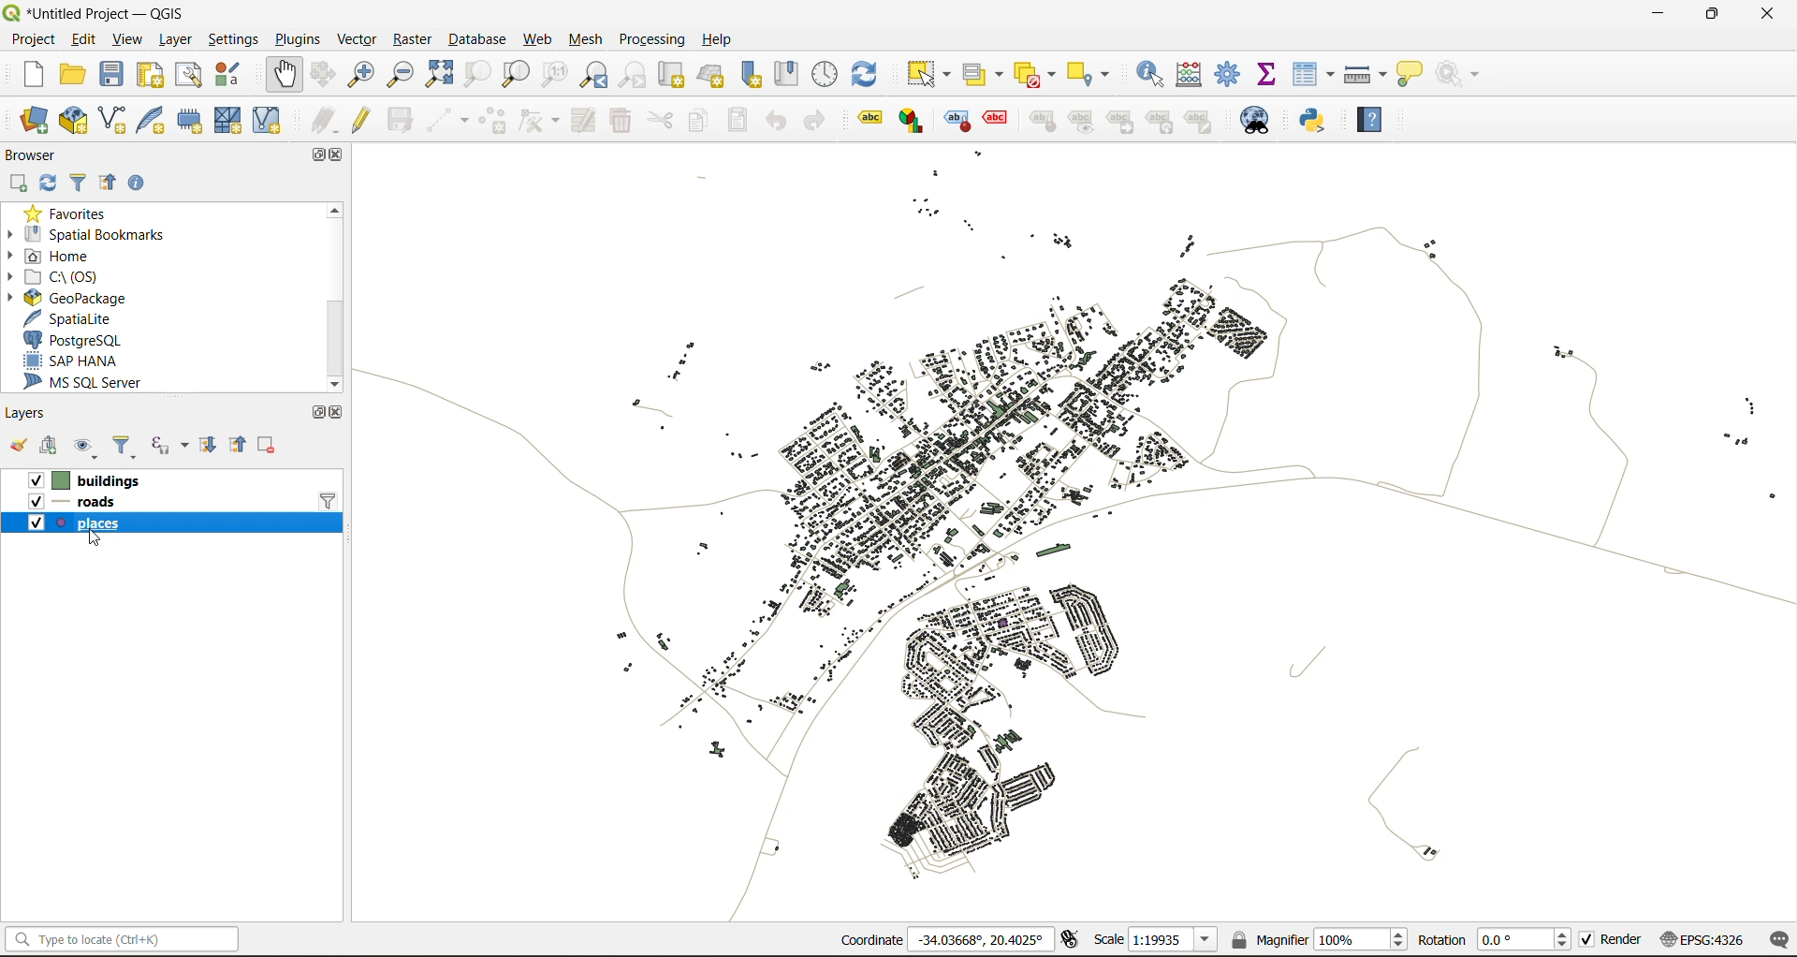  Describe the element at coordinates (1776, 940) in the screenshot. I see `log messages` at that location.